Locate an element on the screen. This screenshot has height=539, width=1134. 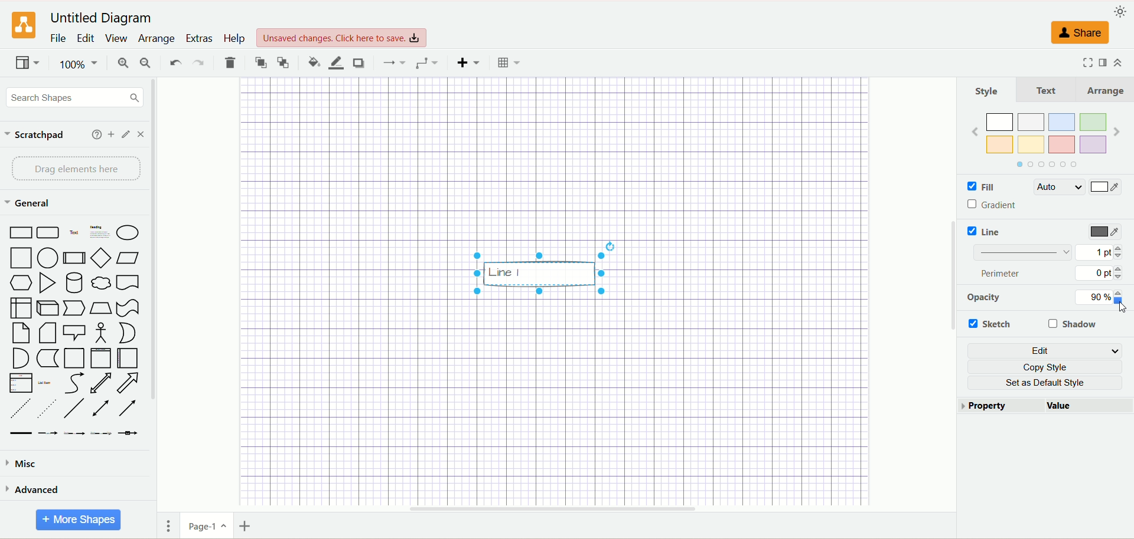
horizontal scroll bar is located at coordinates (548, 510).